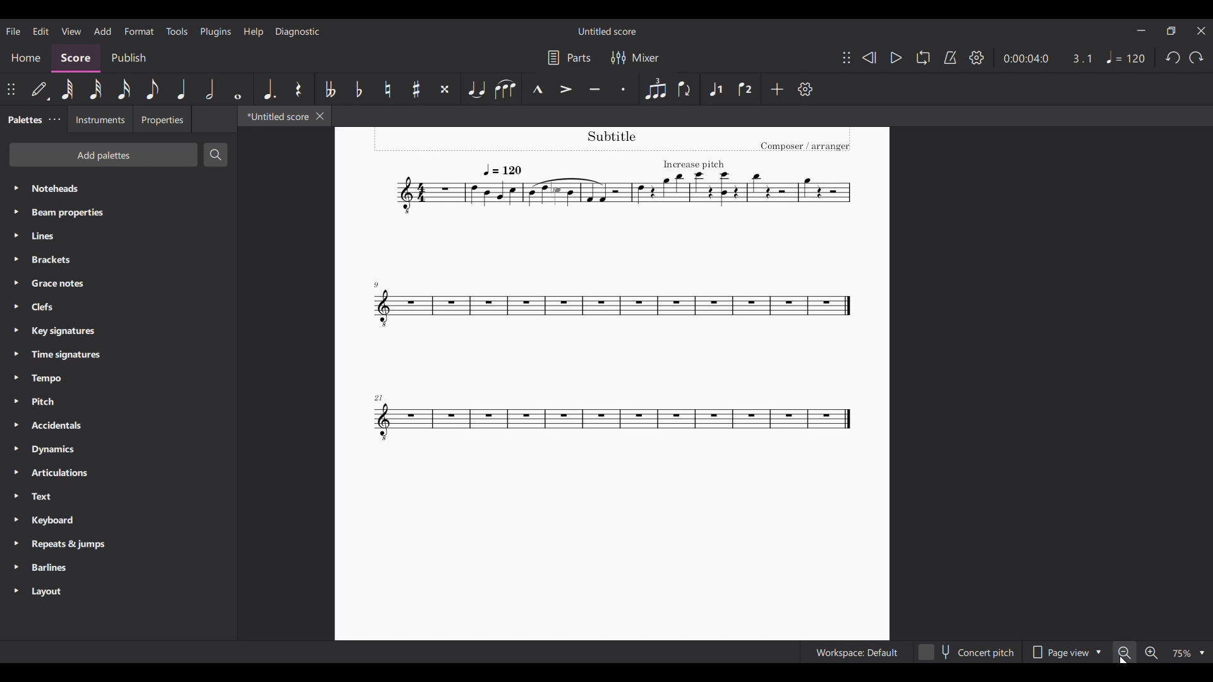  Describe the element at coordinates (118, 496) in the screenshot. I see `Text` at that location.